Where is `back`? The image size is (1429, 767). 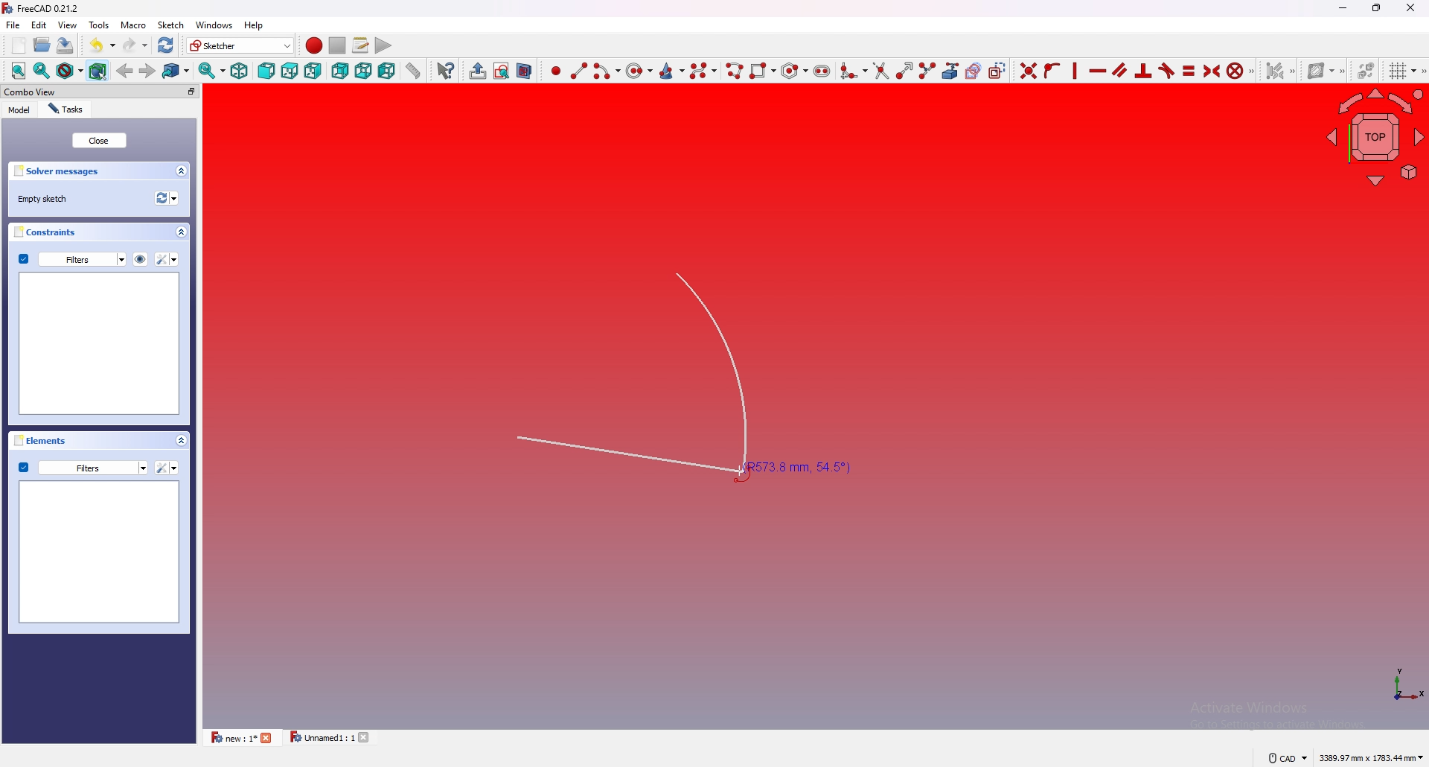
back is located at coordinates (340, 71).